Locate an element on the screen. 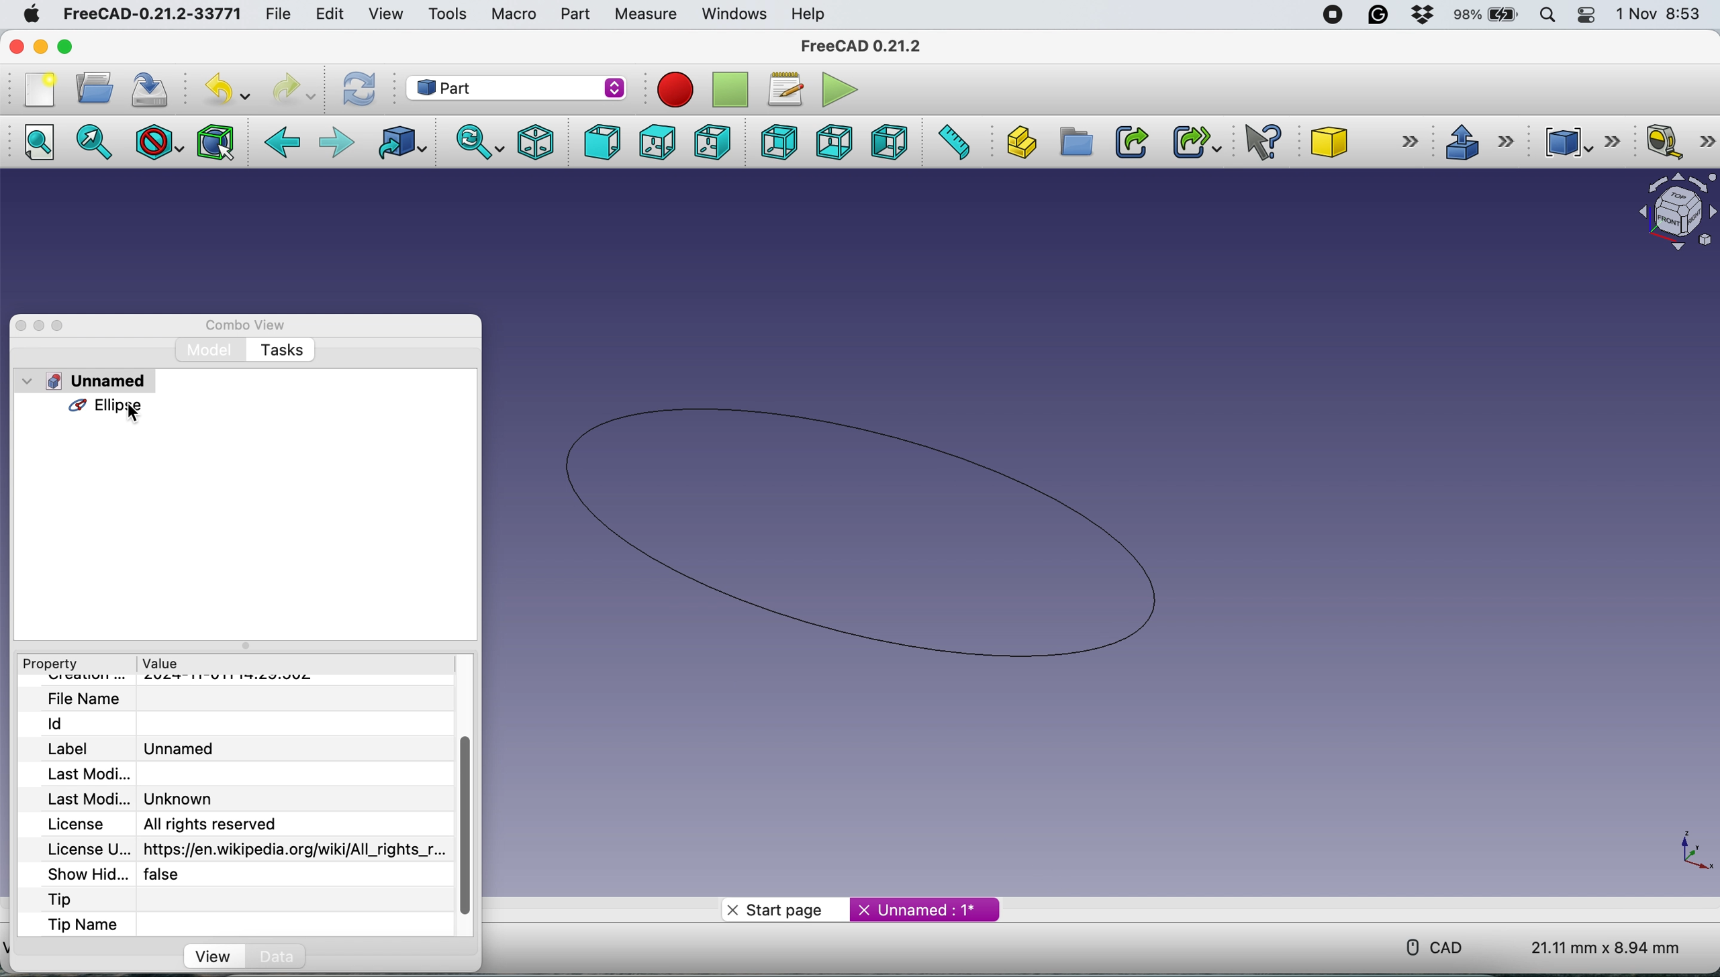  bounding box is located at coordinates (213, 142).